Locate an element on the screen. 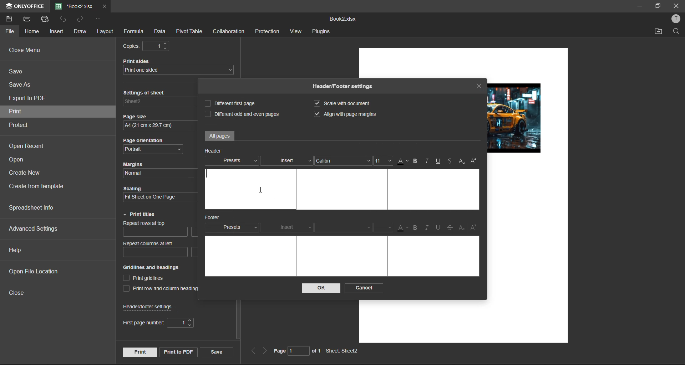  font  color is located at coordinates (402, 161).